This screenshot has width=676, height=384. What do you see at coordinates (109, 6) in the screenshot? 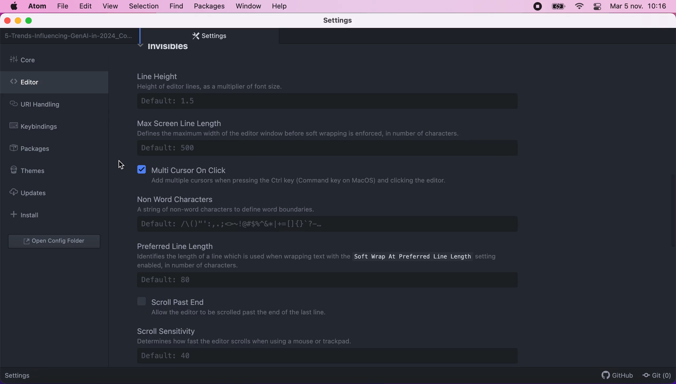
I see `view` at bounding box center [109, 6].